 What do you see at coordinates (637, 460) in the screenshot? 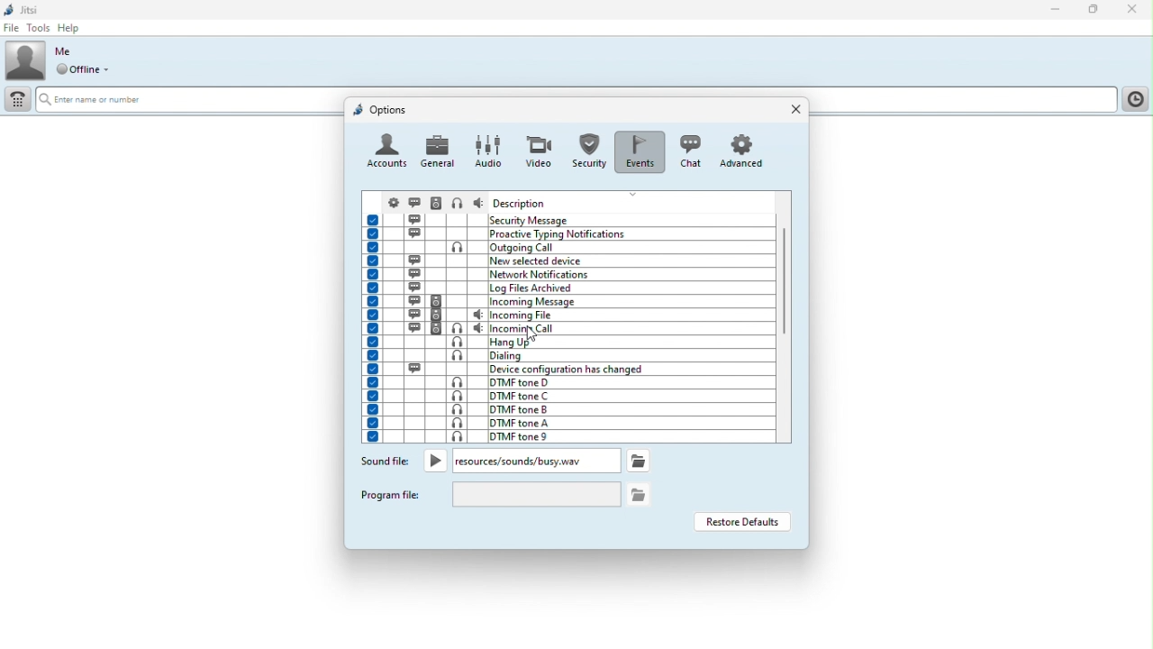
I see `open folder` at bounding box center [637, 460].